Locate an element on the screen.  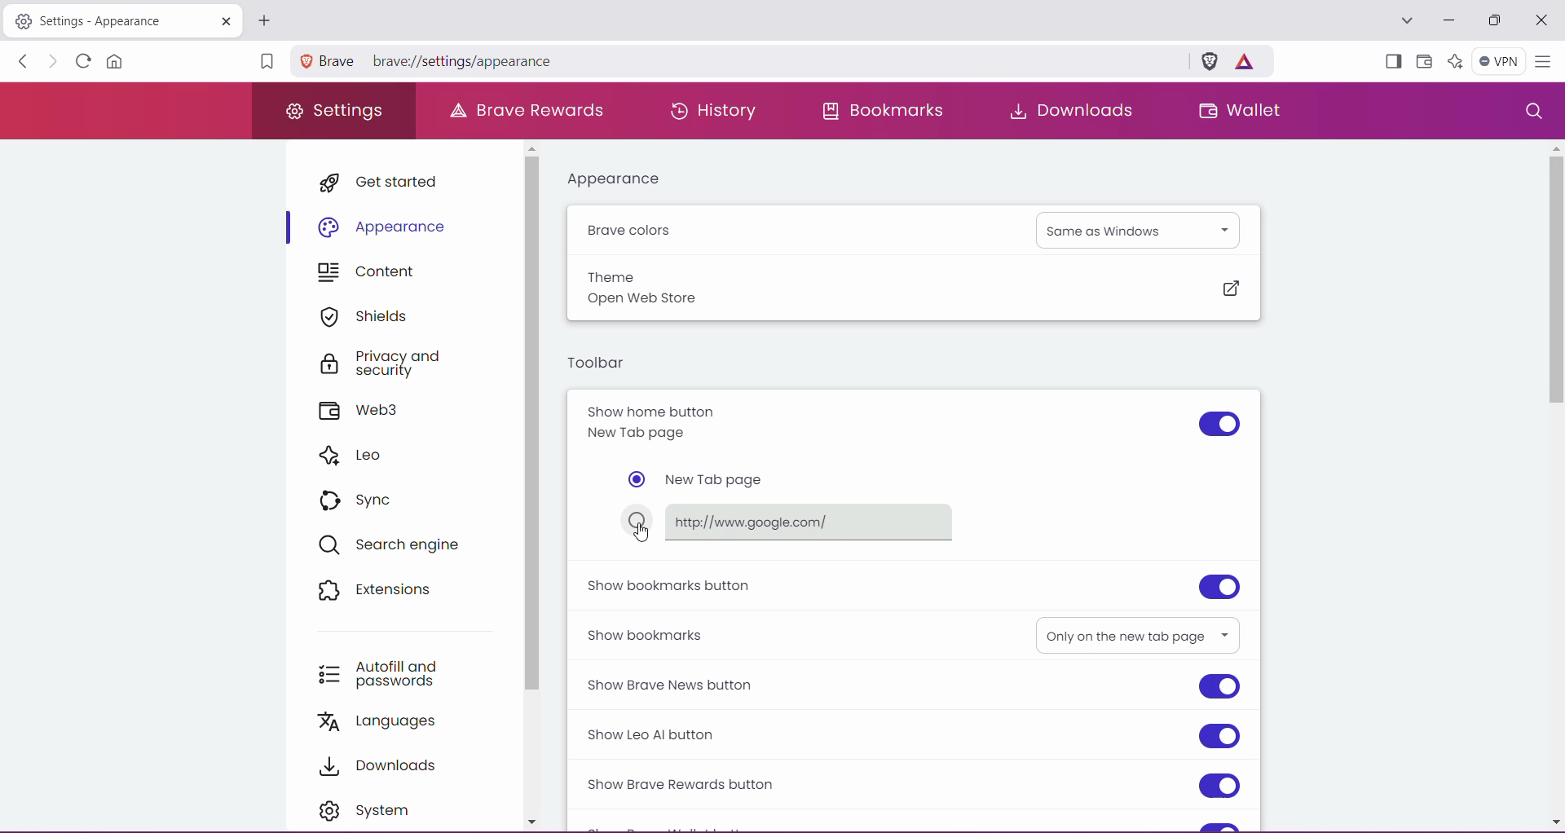
Privacy and security is located at coordinates (397, 364).